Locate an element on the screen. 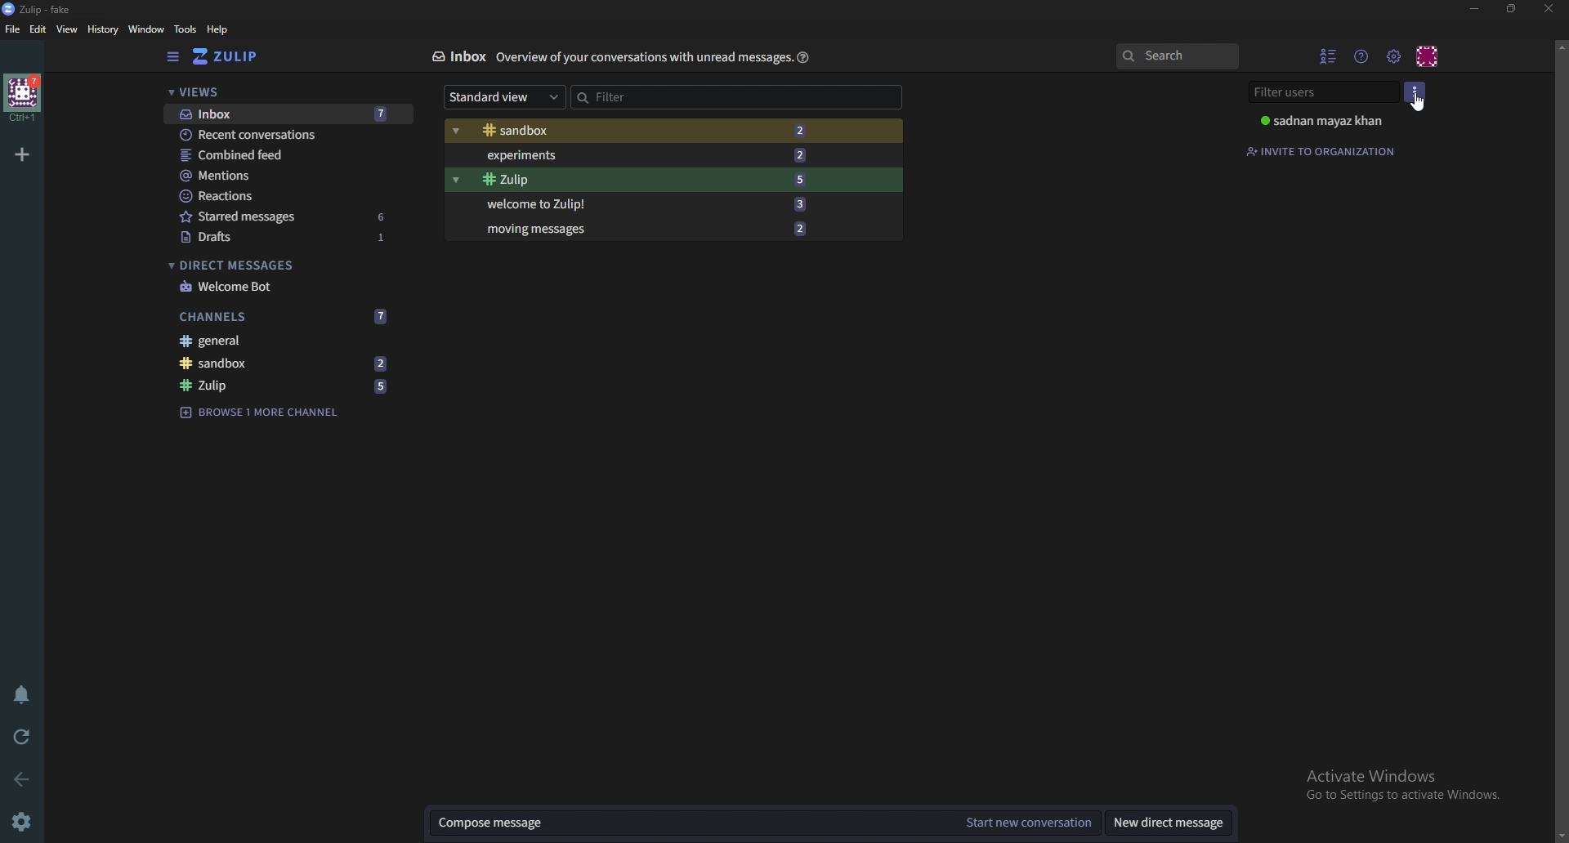  User is located at coordinates (1323, 120).